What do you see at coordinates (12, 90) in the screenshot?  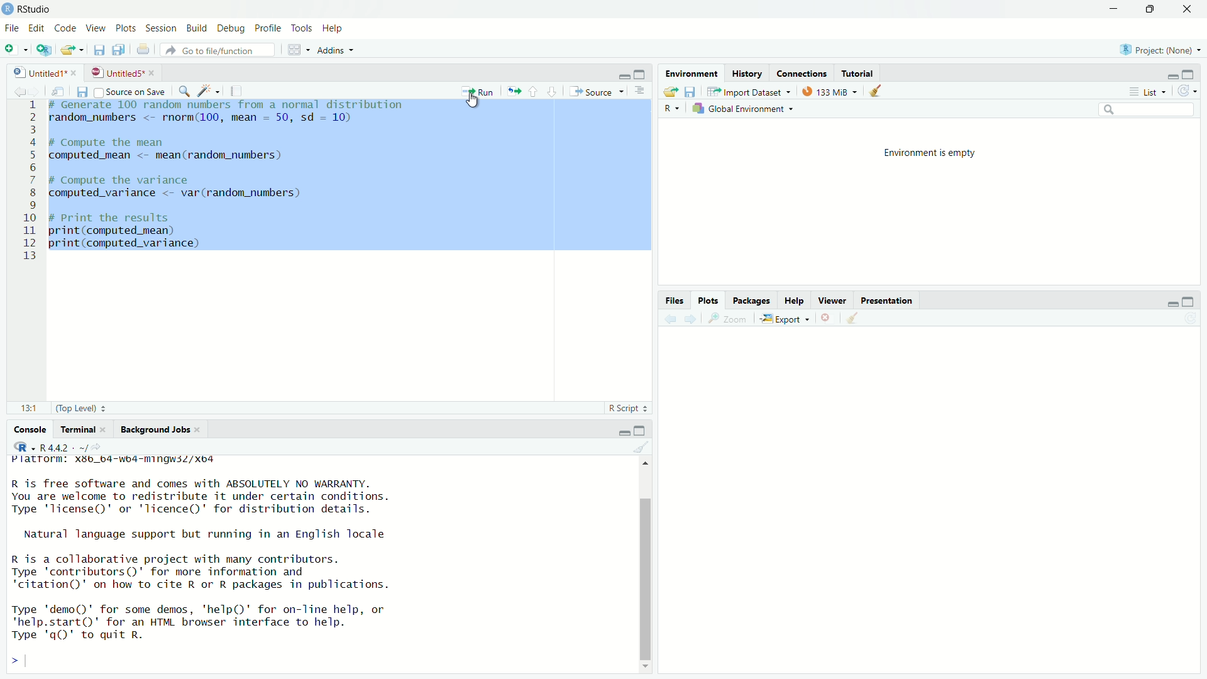 I see `go back to the previous source location` at bounding box center [12, 90].